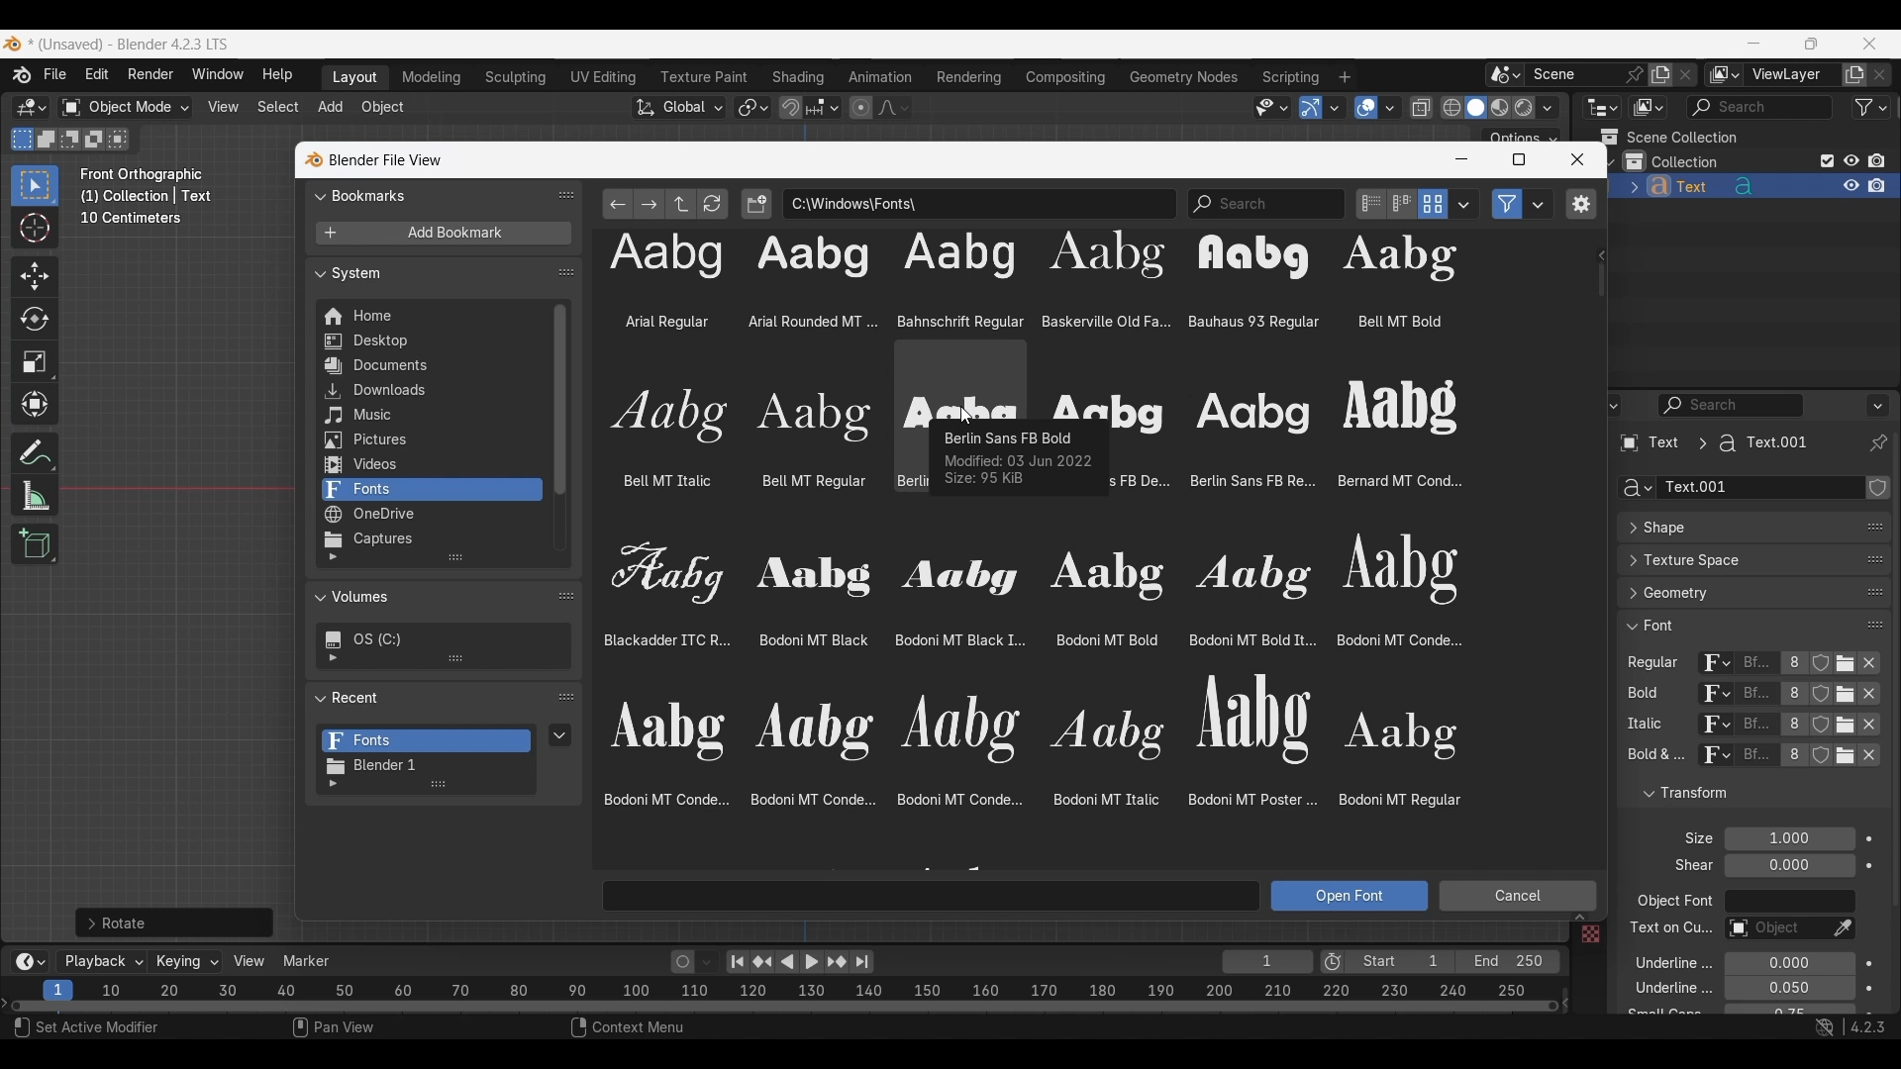 The height and width of the screenshot is (1069, 1901). Describe the element at coordinates (278, 108) in the screenshot. I see `Select menu` at that location.